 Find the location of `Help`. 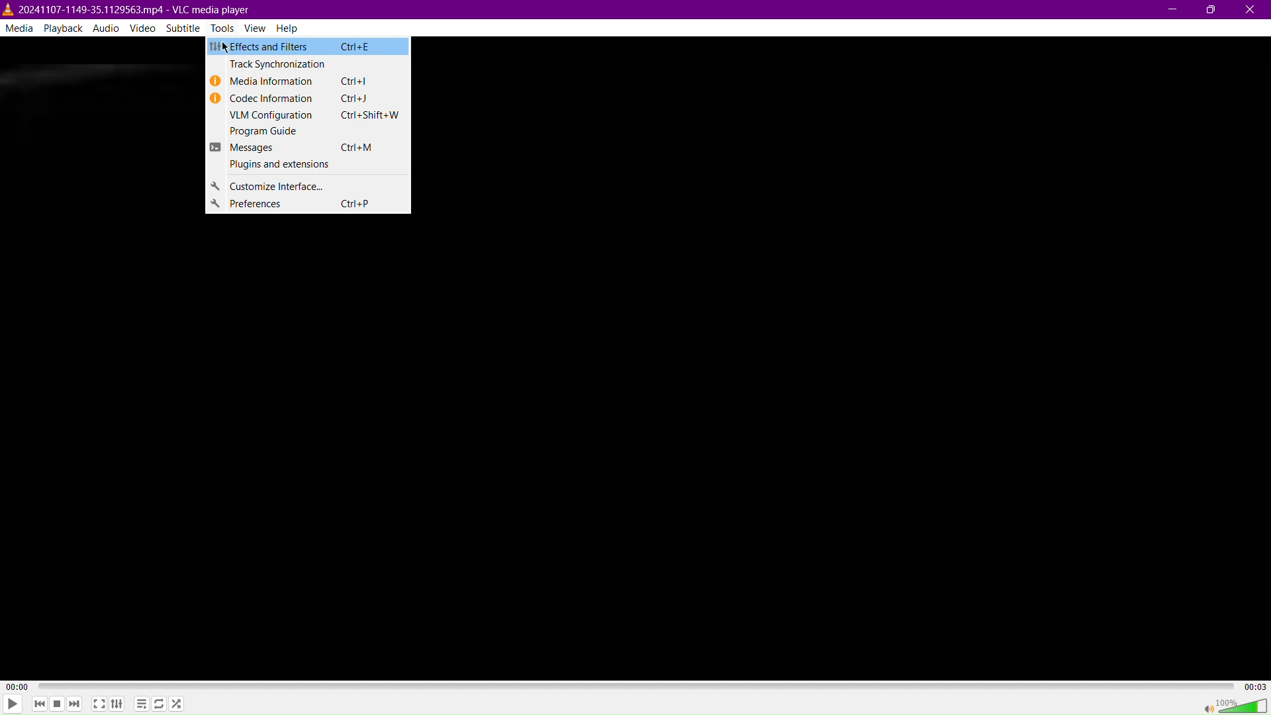

Help is located at coordinates (293, 28).